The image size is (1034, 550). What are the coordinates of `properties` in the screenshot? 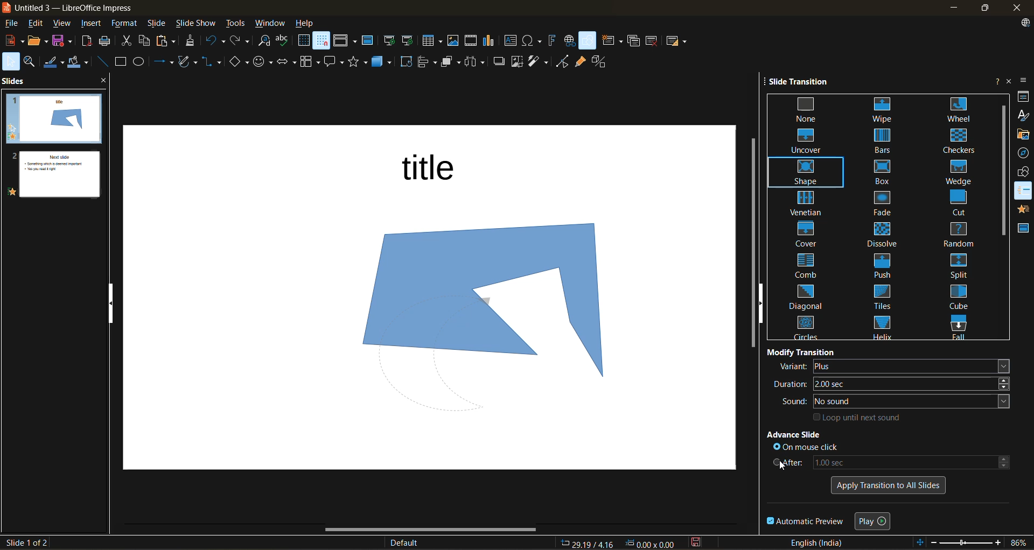 It's located at (1023, 98).